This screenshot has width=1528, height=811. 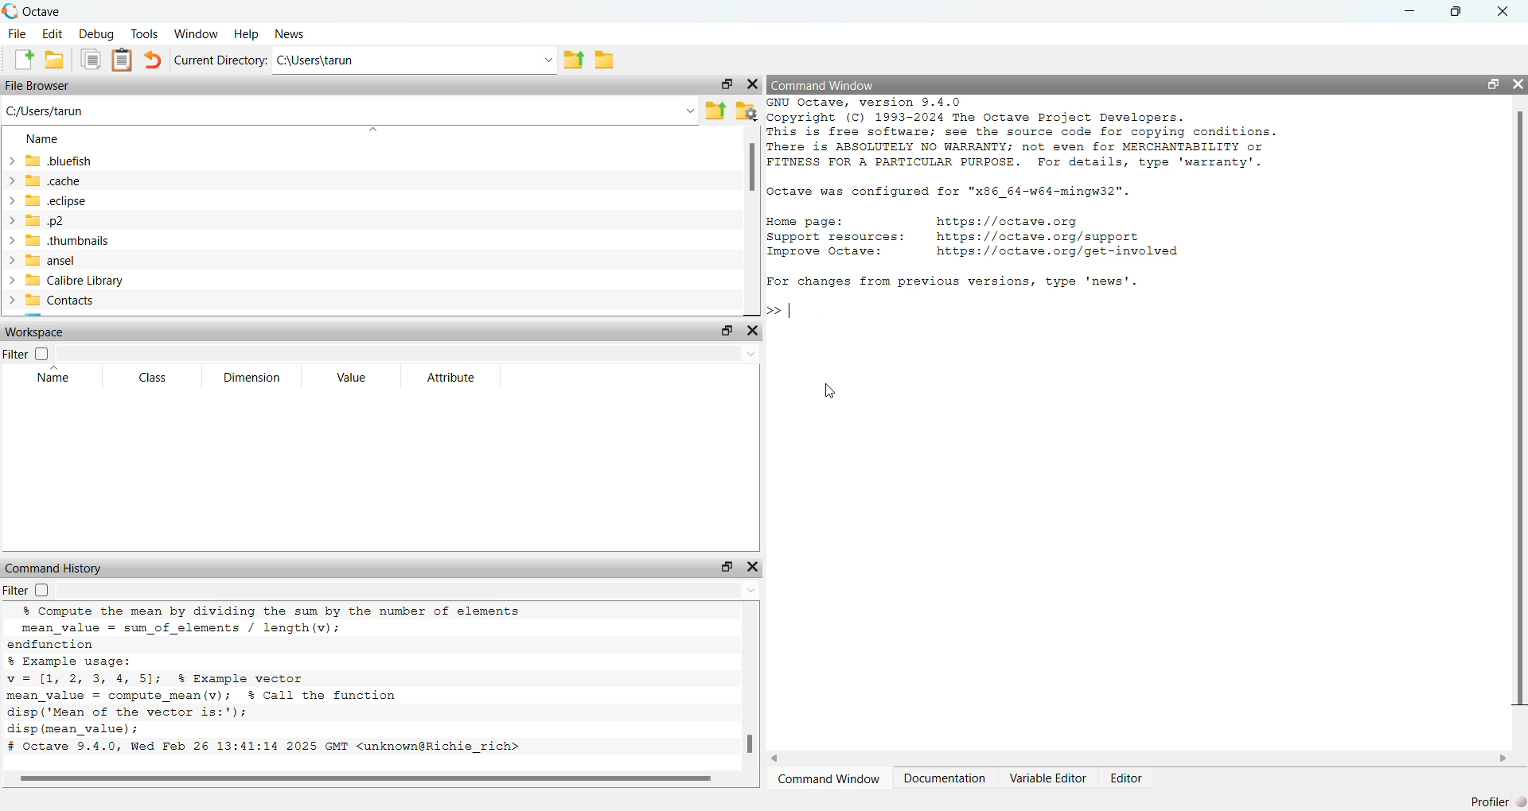 What do you see at coordinates (45, 12) in the screenshot?
I see `octave` at bounding box center [45, 12].